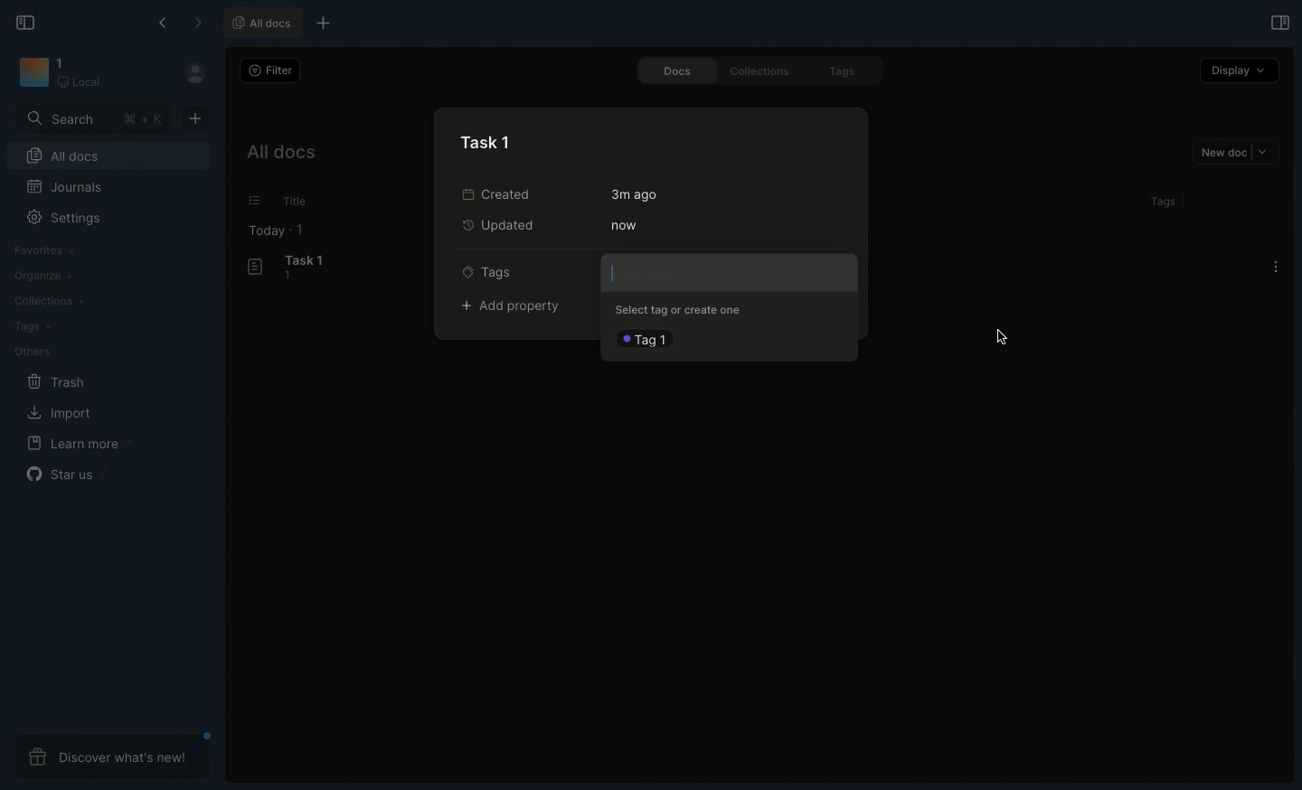 The image size is (1302, 790). What do you see at coordinates (29, 325) in the screenshot?
I see `Tags` at bounding box center [29, 325].